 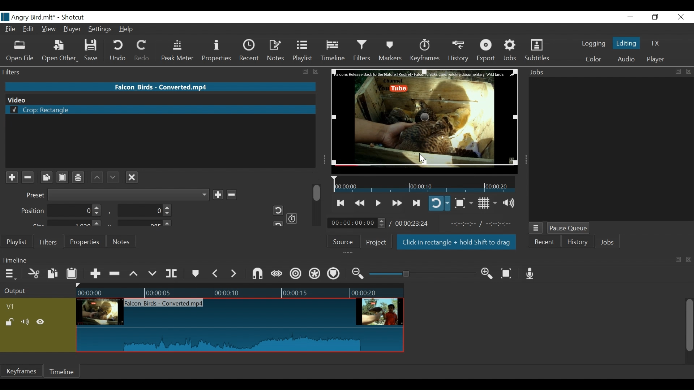 What do you see at coordinates (396, 204) in the screenshot?
I see `play forward quickly` at bounding box center [396, 204].